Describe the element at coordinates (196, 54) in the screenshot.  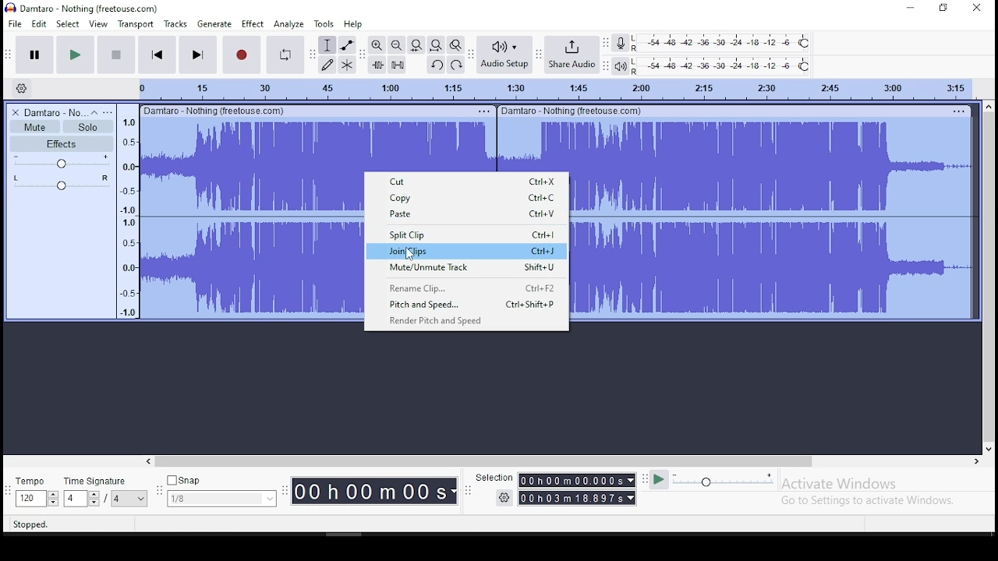
I see `skip to end` at that location.